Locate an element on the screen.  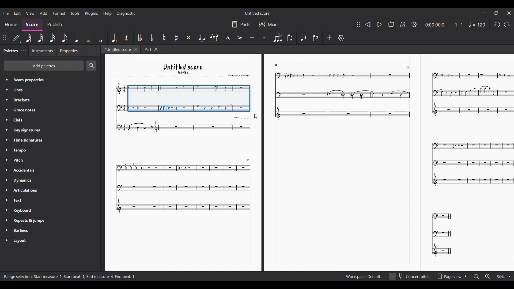
Diagnostic is located at coordinates (126, 13).